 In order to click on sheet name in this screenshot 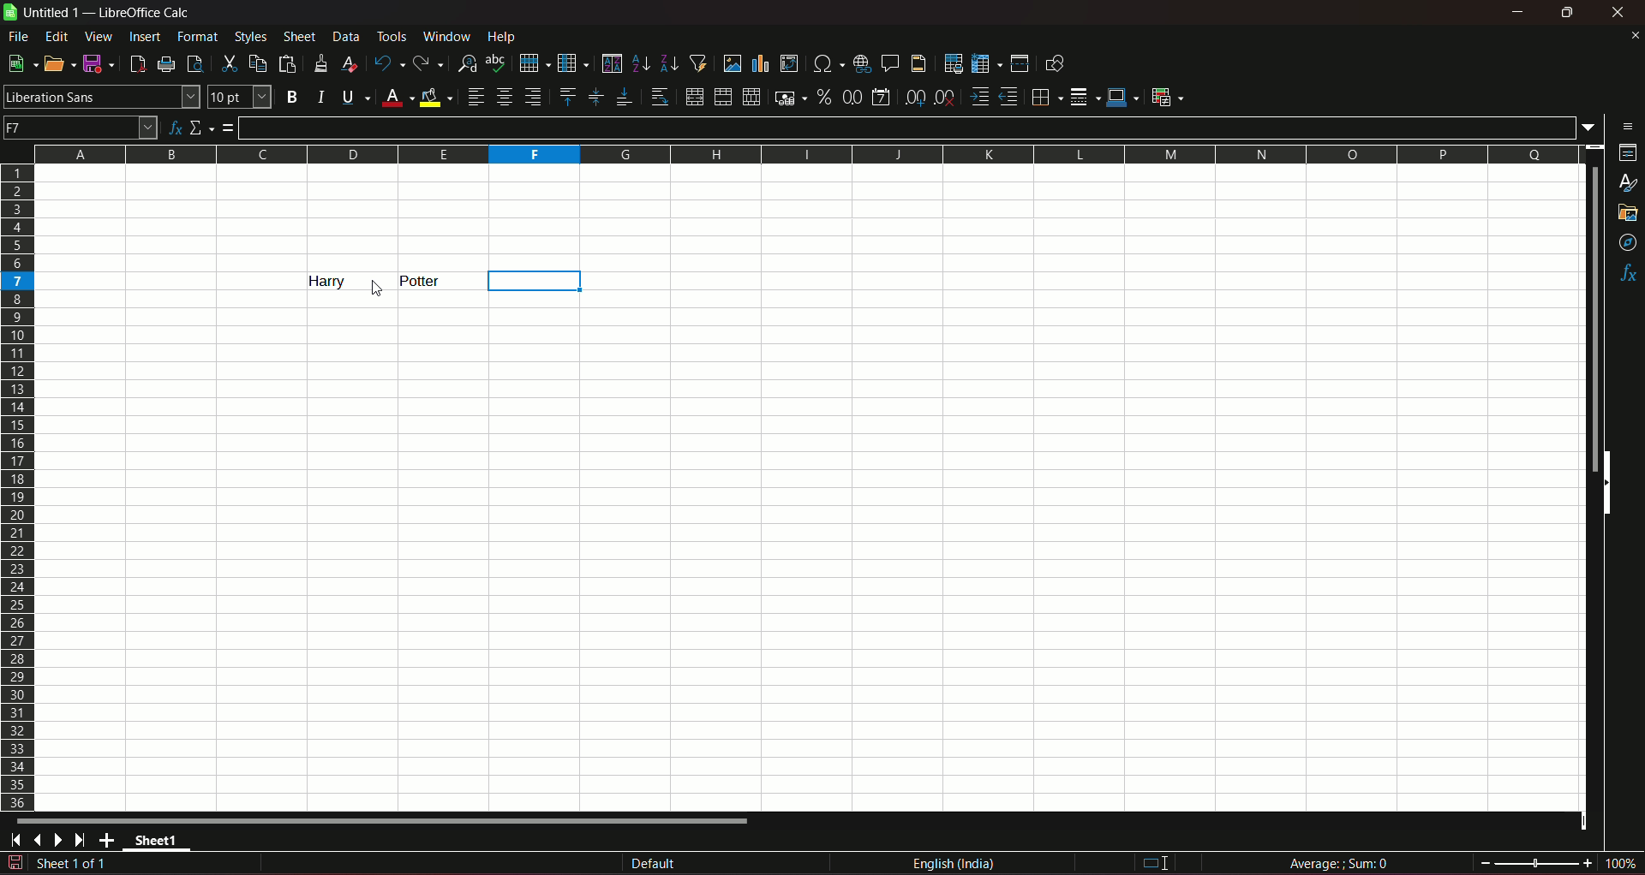, I will do `click(161, 843)`.